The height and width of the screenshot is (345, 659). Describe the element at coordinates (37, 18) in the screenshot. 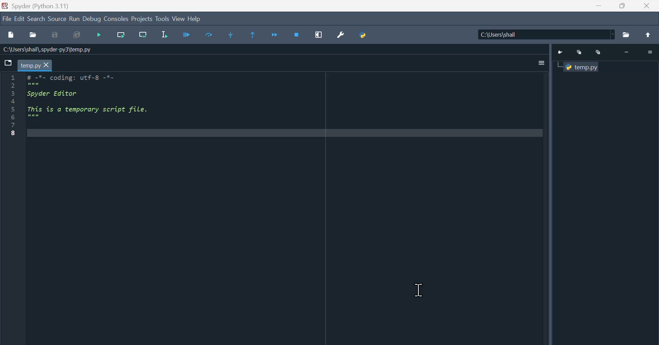

I see `Search` at that location.